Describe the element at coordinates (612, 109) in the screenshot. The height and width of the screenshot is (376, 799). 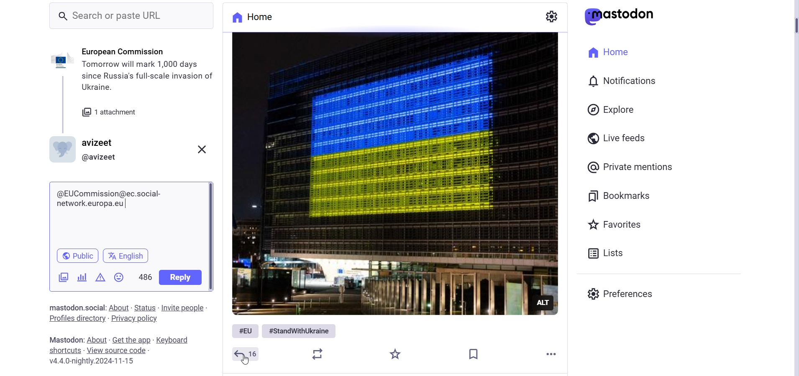
I see `Explore` at that location.